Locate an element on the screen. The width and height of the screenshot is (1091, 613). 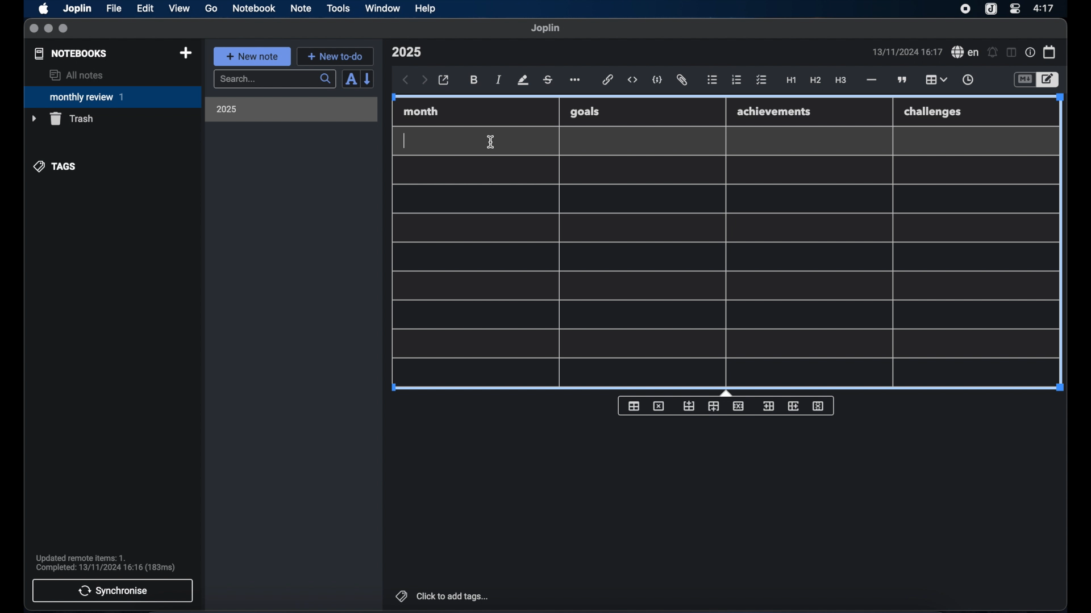
heading 3 is located at coordinates (840, 81).